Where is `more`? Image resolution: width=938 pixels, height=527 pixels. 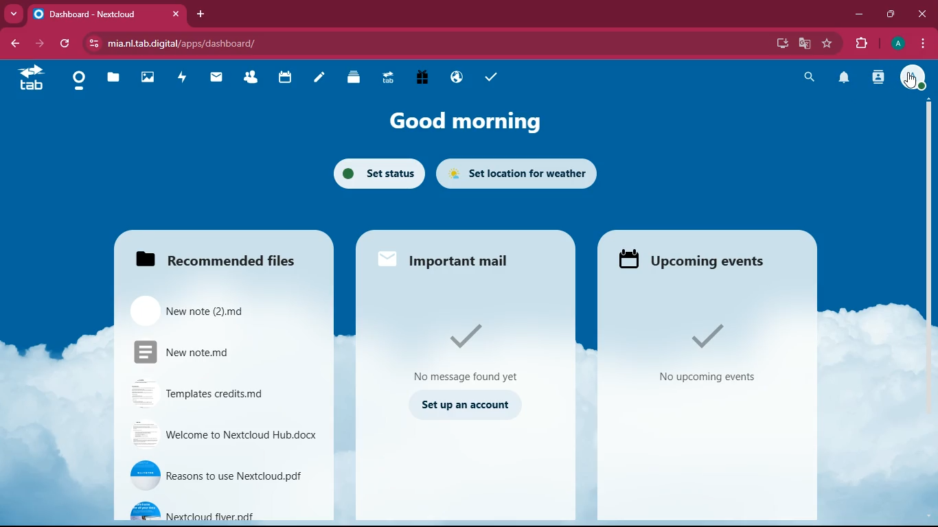
more is located at coordinates (12, 14).